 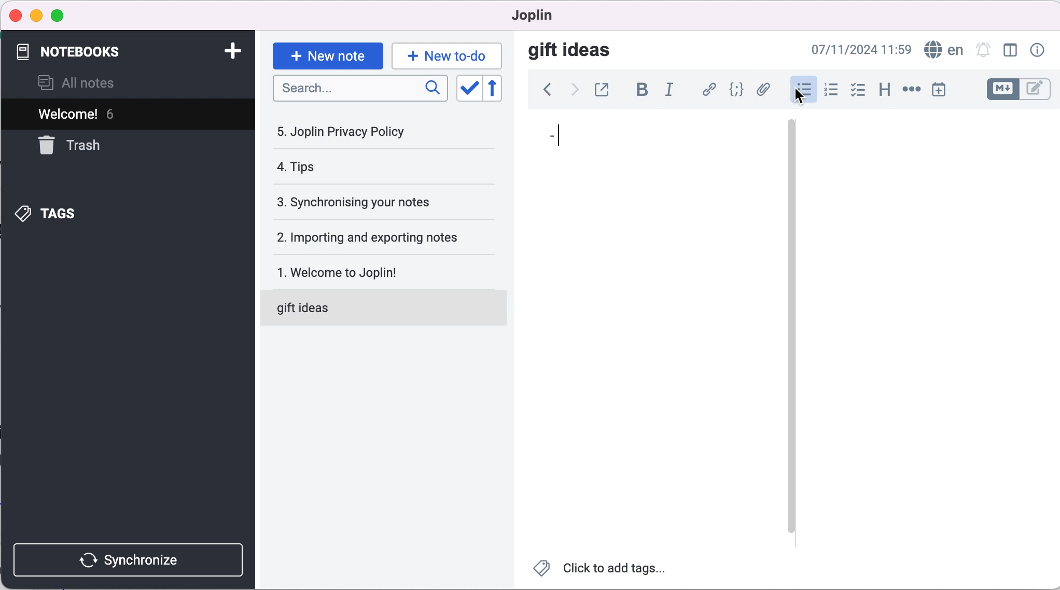 What do you see at coordinates (802, 89) in the screenshot?
I see `bulleted list` at bounding box center [802, 89].